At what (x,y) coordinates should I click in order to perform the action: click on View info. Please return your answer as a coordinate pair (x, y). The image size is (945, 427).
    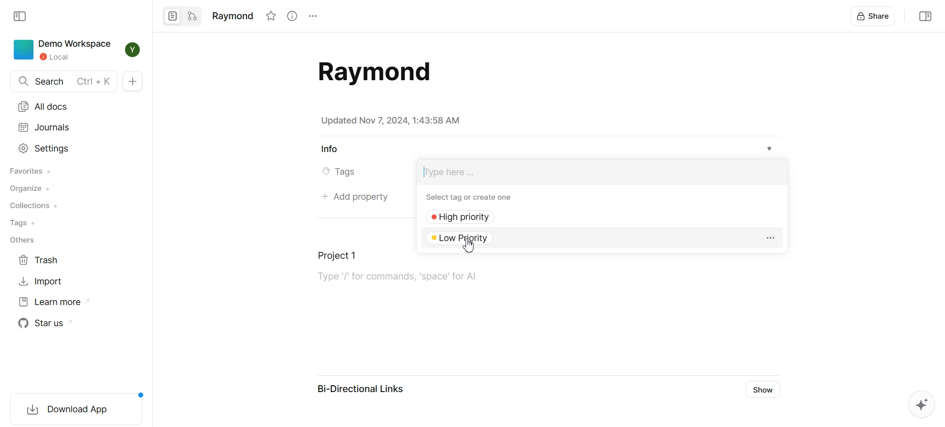
    Looking at the image, I should click on (291, 16).